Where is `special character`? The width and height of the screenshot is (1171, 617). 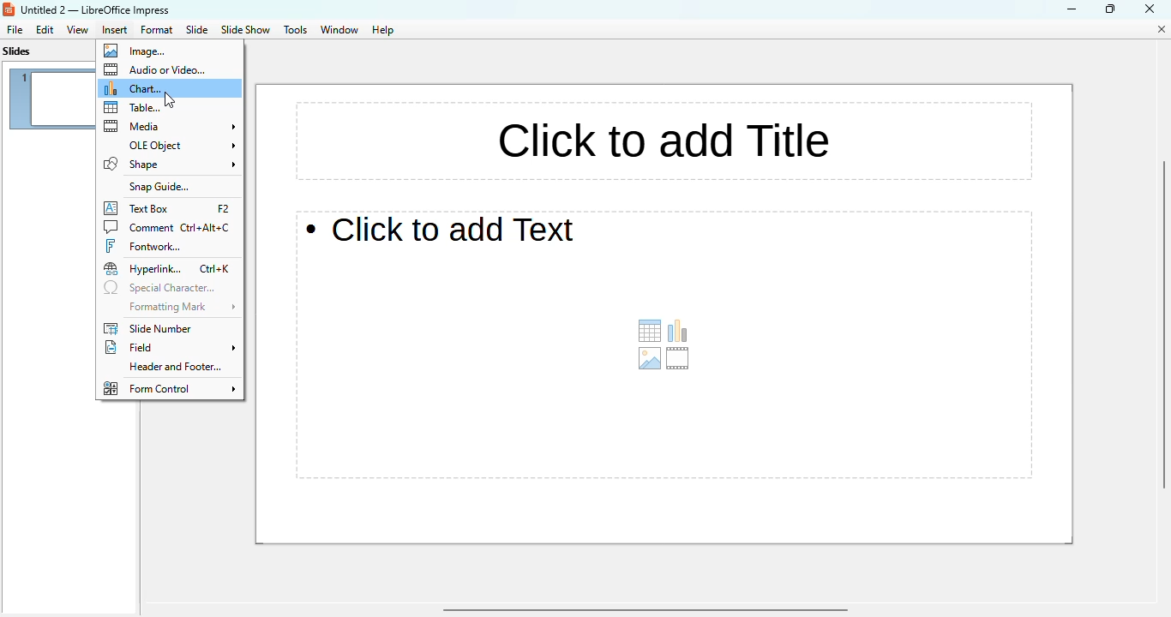
special character is located at coordinates (159, 287).